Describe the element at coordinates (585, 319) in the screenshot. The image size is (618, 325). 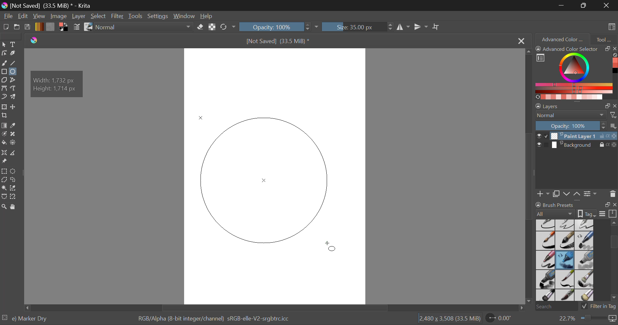
I see `Zoom 22.7%` at that location.